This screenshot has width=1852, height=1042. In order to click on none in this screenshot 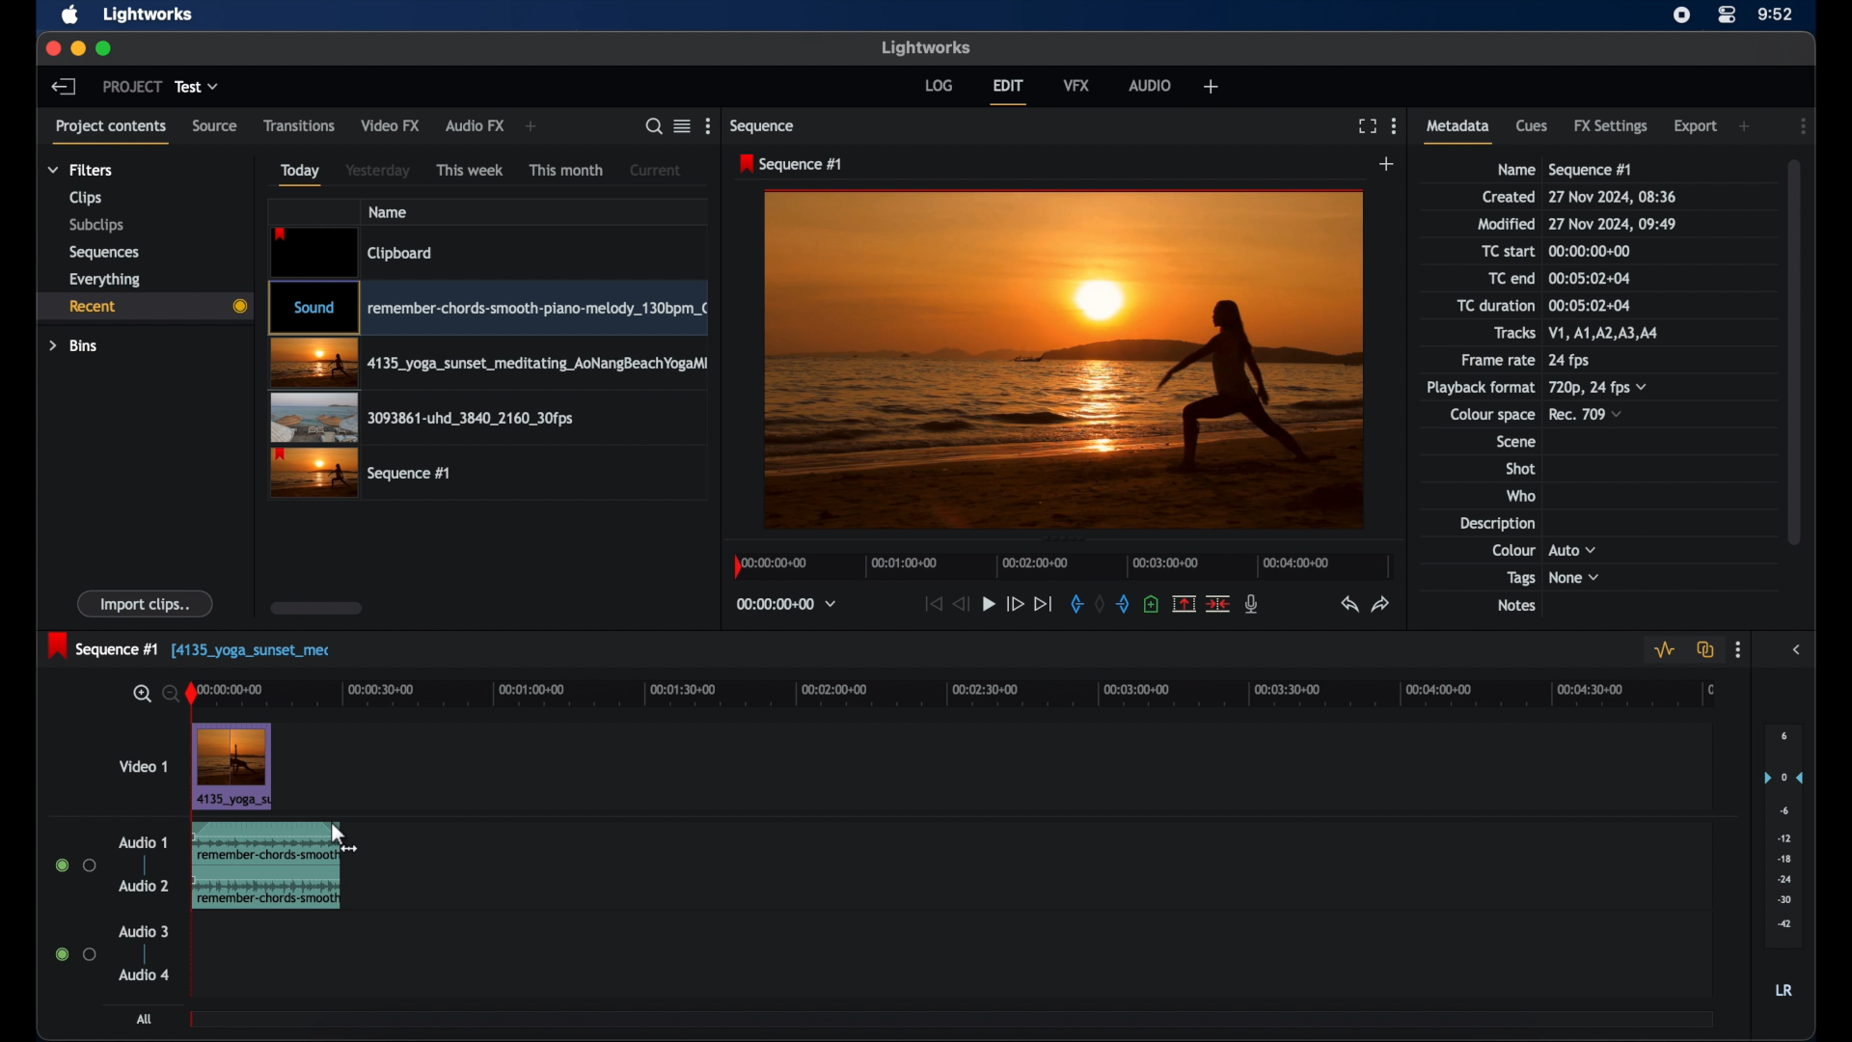, I will do `click(1575, 578)`.